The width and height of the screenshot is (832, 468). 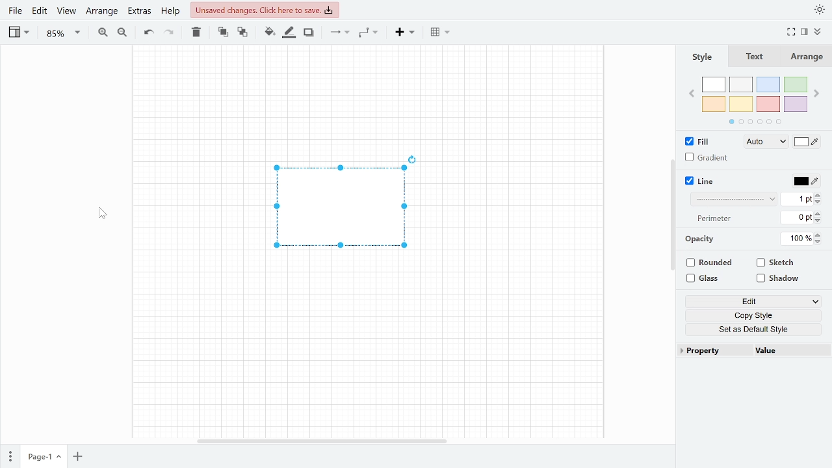 I want to click on Increase perimeter, so click(x=820, y=213).